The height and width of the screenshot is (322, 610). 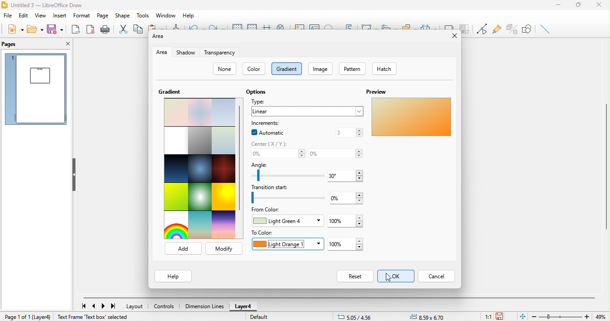 What do you see at coordinates (287, 176) in the screenshot?
I see `set angle` at bounding box center [287, 176].